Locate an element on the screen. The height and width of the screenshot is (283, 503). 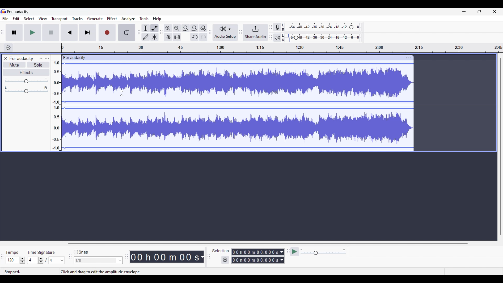
Zoom toggle is located at coordinates (203, 28).